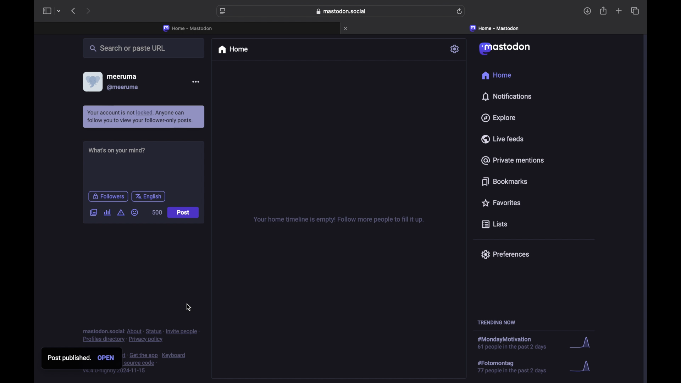 The image size is (681, 383). I want to click on graph, so click(580, 340).